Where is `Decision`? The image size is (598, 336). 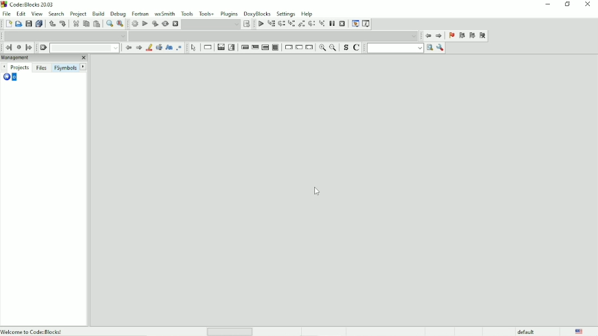
Decision is located at coordinates (220, 47).